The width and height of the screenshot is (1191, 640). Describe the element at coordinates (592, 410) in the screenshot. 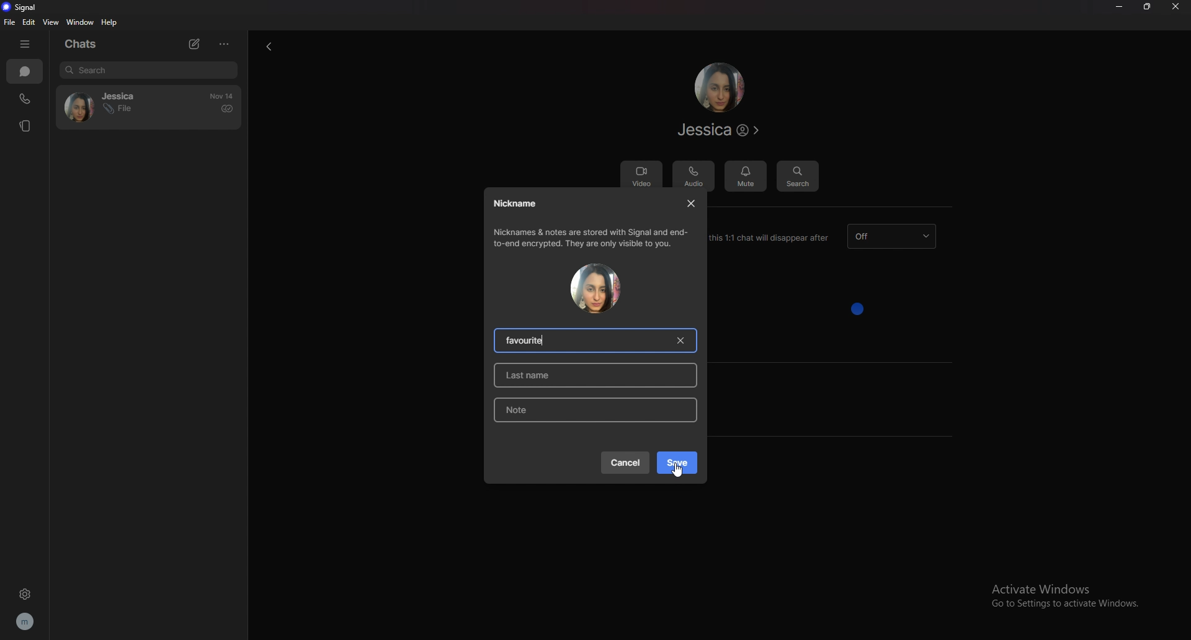

I see `note` at that location.